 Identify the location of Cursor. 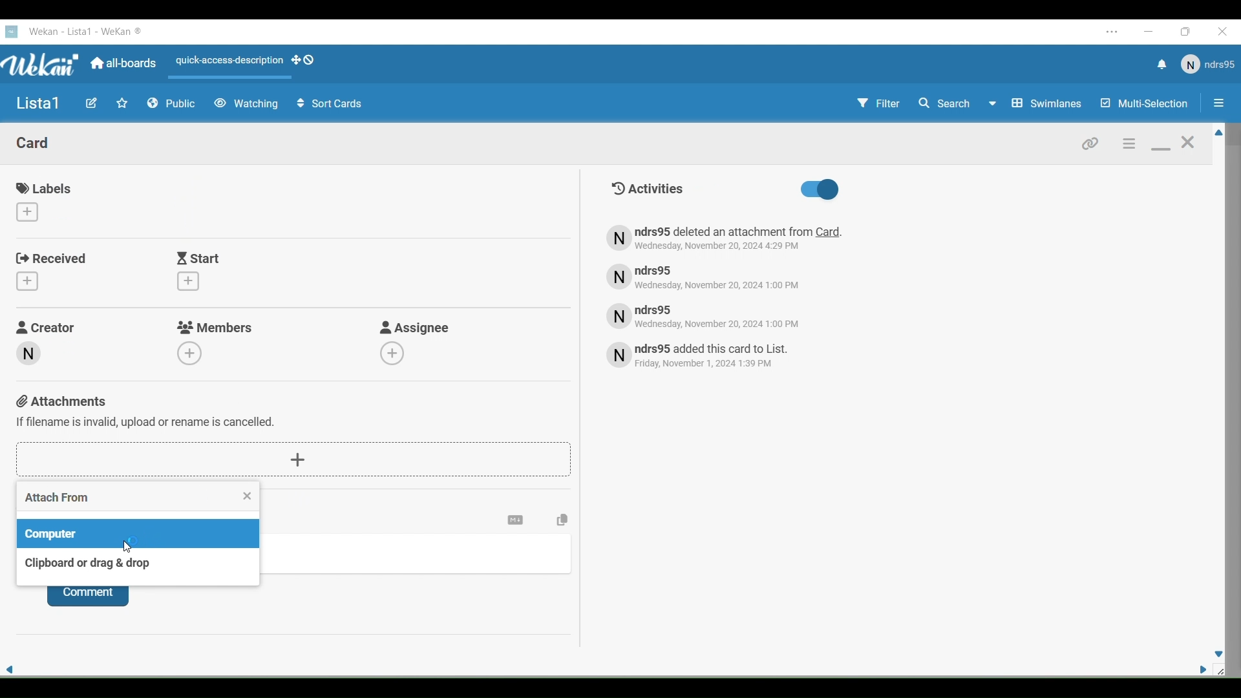
(128, 547).